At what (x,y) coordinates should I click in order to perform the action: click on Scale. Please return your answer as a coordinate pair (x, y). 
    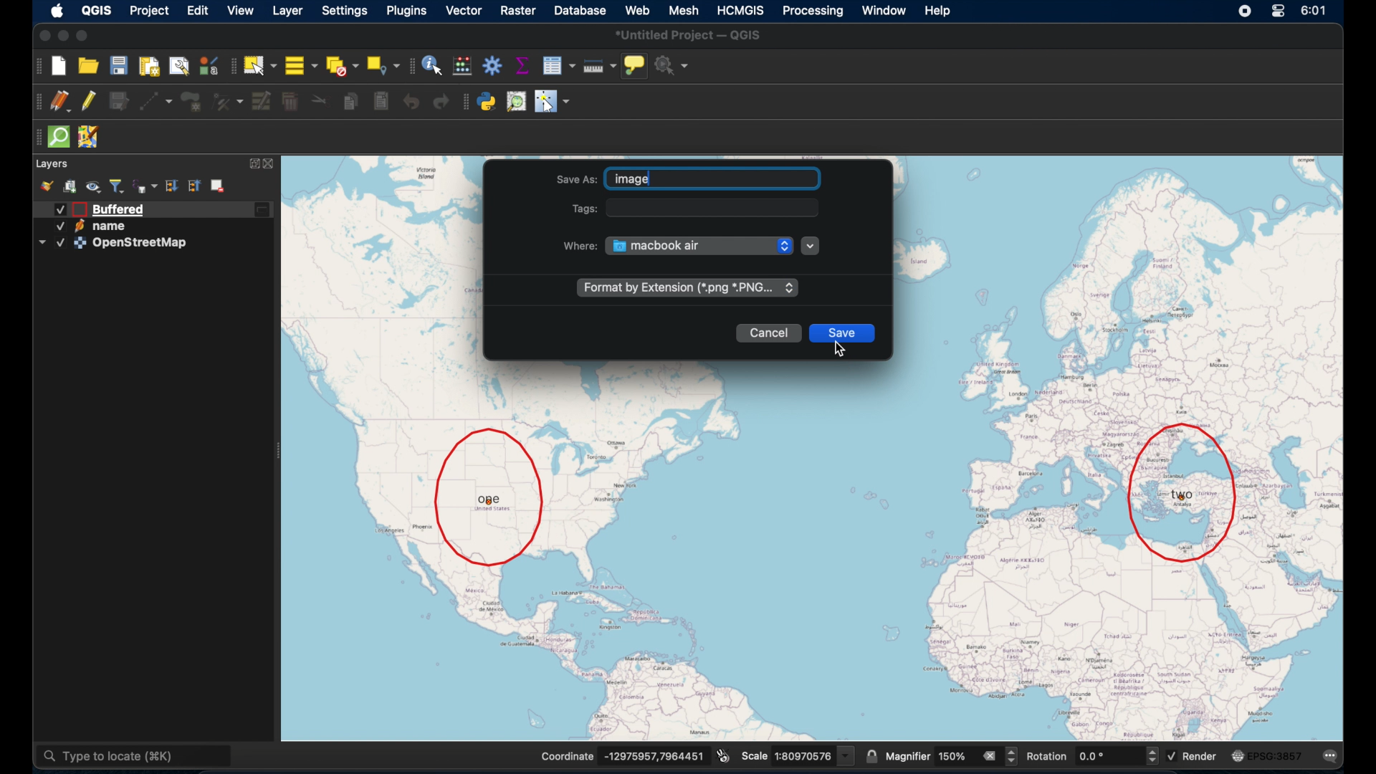
    Looking at the image, I should click on (755, 756).